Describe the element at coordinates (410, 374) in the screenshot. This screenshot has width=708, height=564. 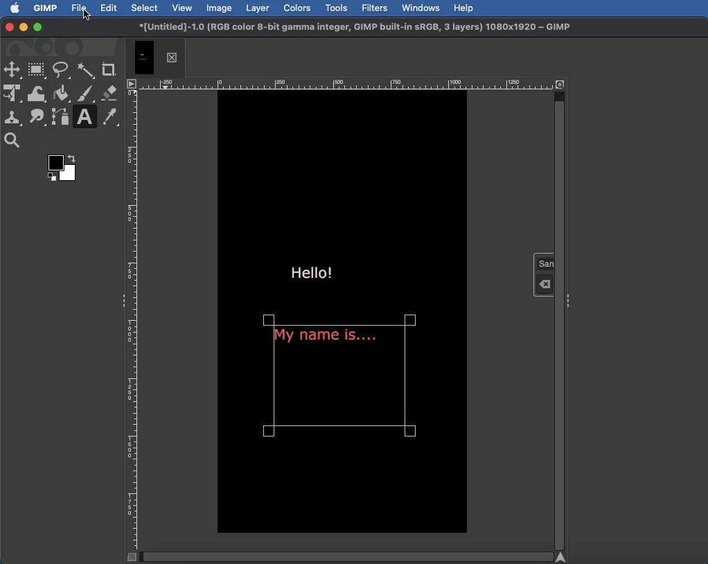
I see `Text selector` at that location.